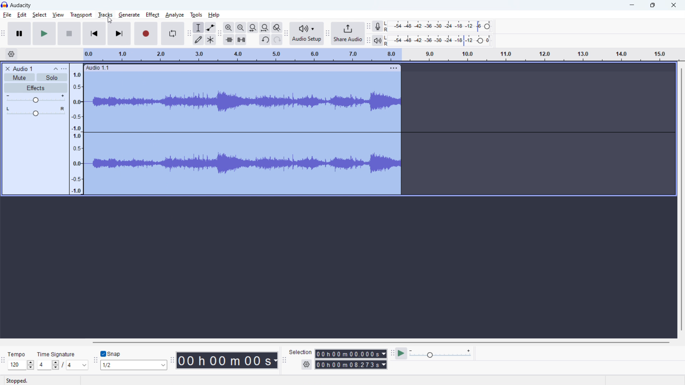 Image resolution: width=685 pixels, height=385 pixels. I want to click on click to move, so click(237, 68).